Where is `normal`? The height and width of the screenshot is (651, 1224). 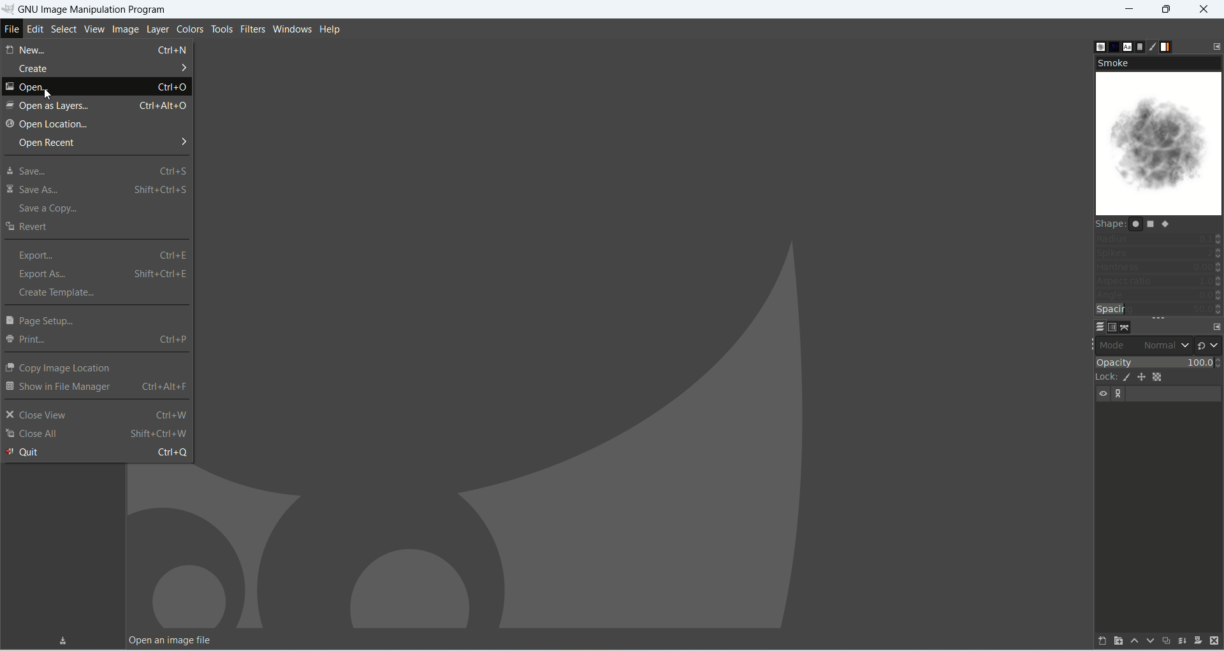 normal is located at coordinates (1165, 345).